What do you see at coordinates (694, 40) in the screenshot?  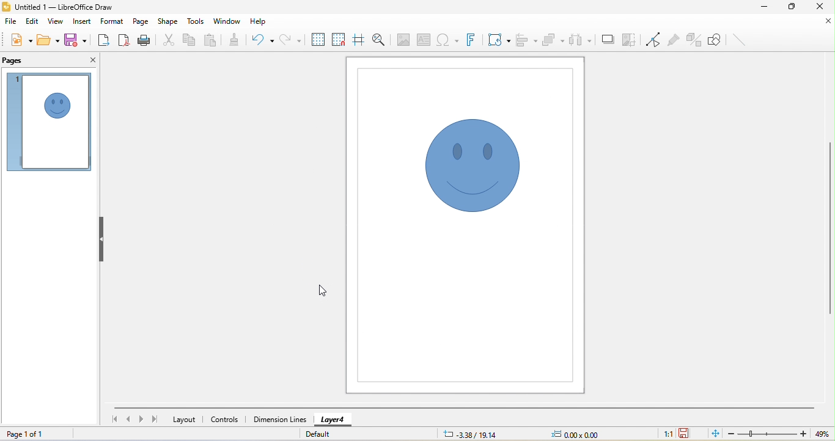 I see `toggle extrusion` at bounding box center [694, 40].